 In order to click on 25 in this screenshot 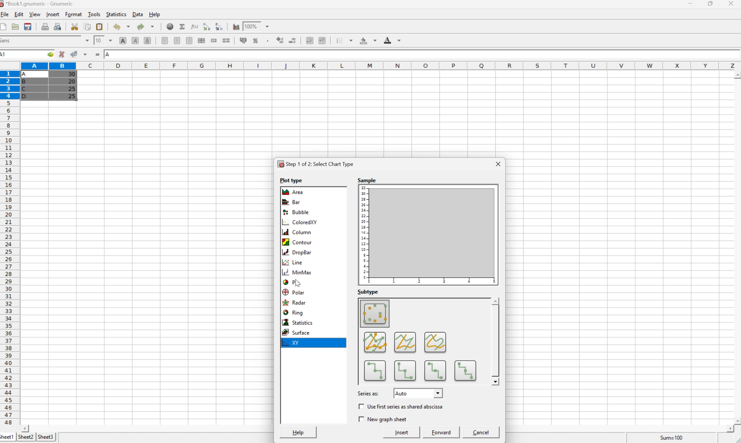, I will do `click(73, 96)`.